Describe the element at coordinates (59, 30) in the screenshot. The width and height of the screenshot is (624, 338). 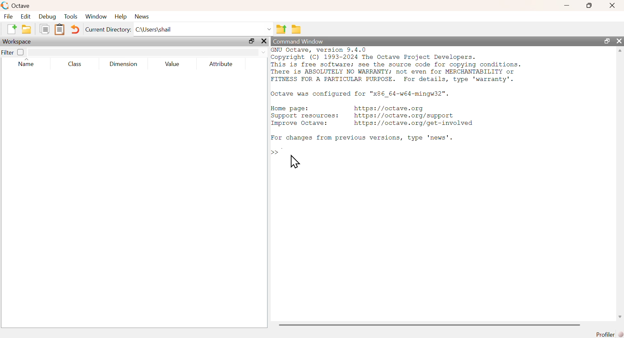
I see `paste` at that location.